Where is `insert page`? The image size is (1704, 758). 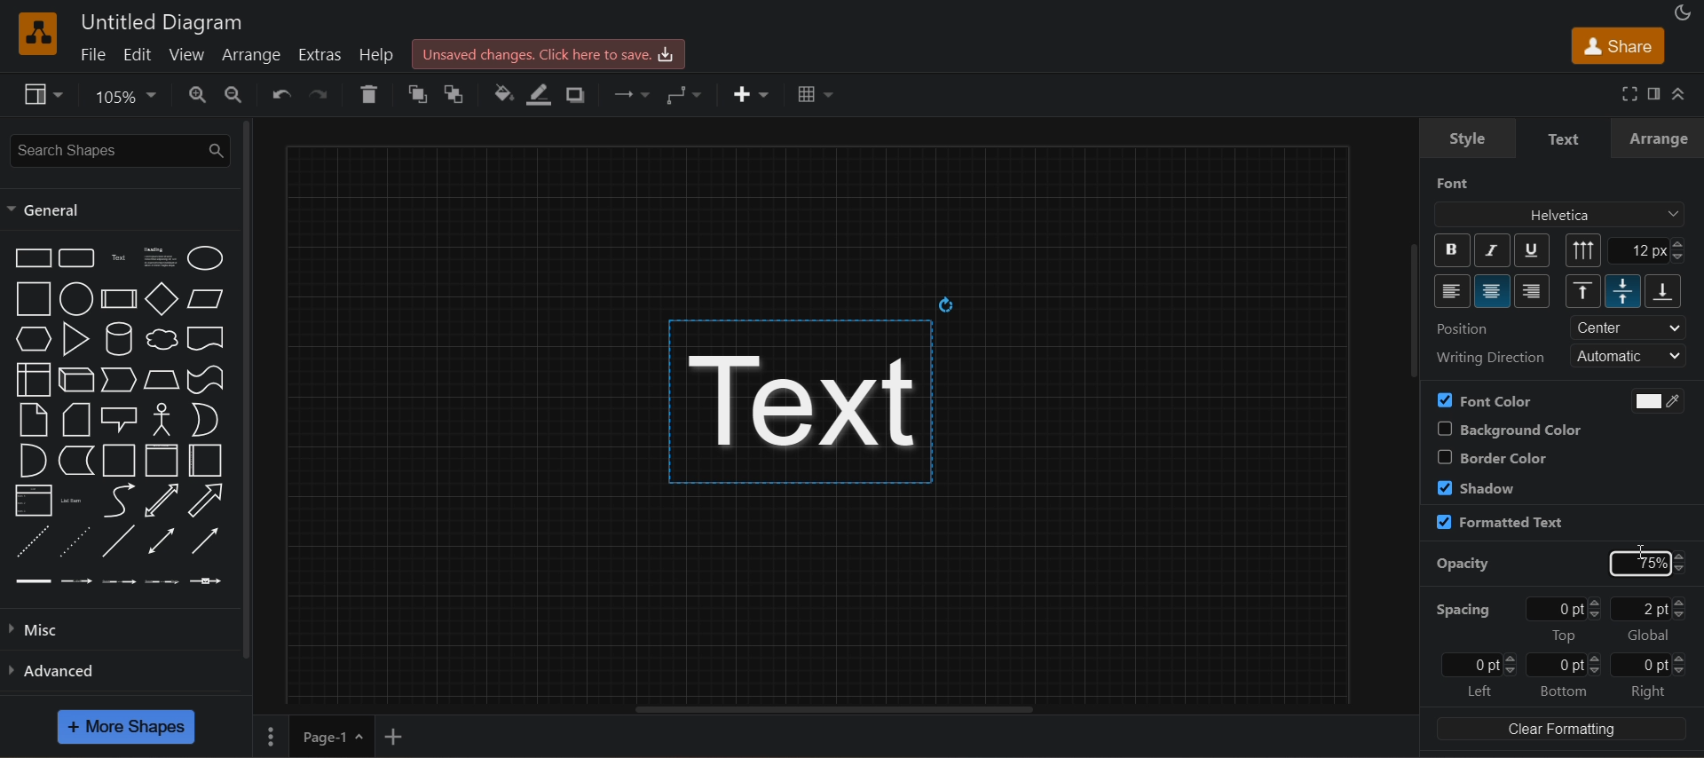 insert page is located at coordinates (393, 737).